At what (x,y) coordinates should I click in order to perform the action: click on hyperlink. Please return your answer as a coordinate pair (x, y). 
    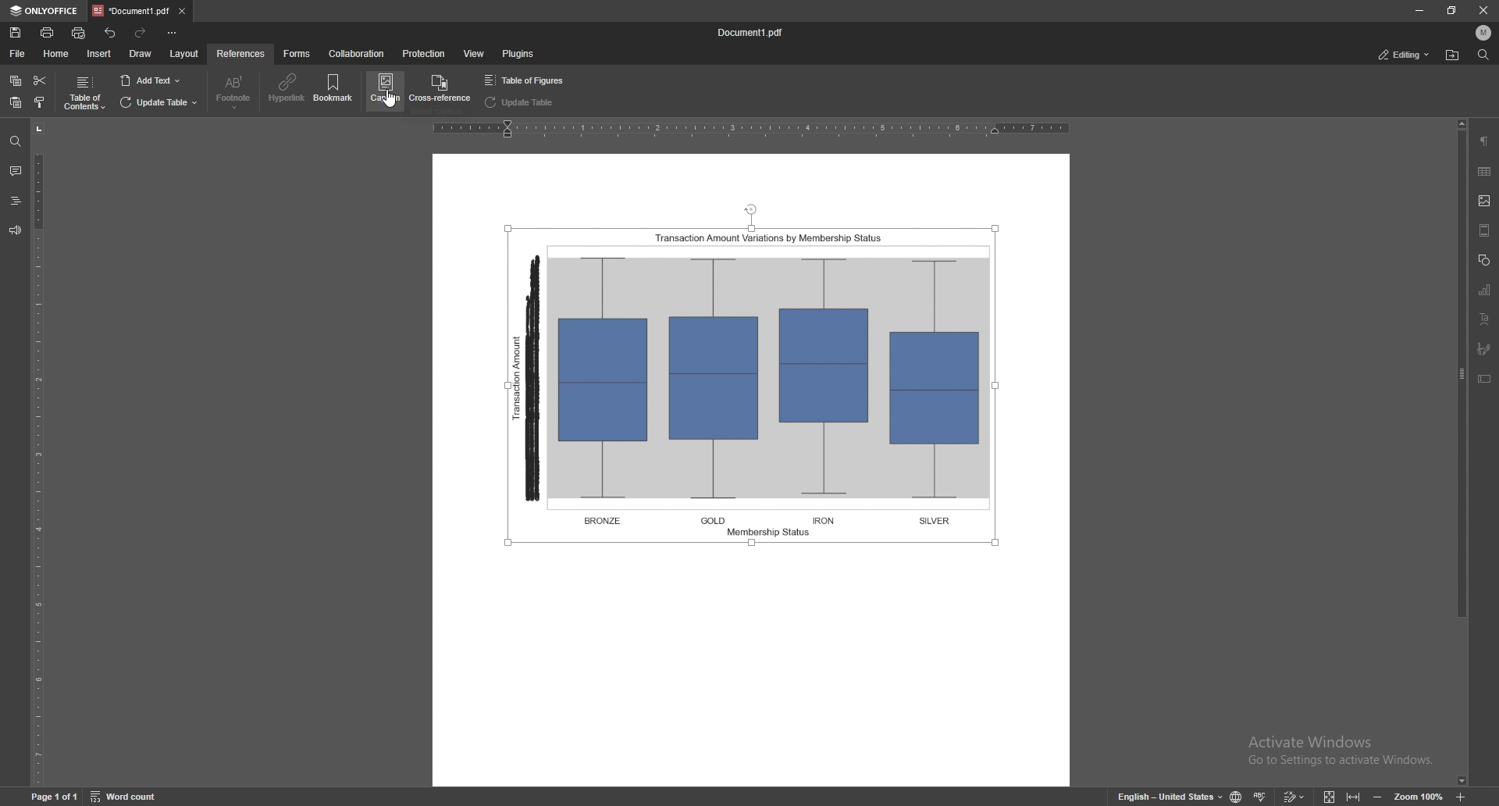
    Looking at the image, I should click on (287, 88).